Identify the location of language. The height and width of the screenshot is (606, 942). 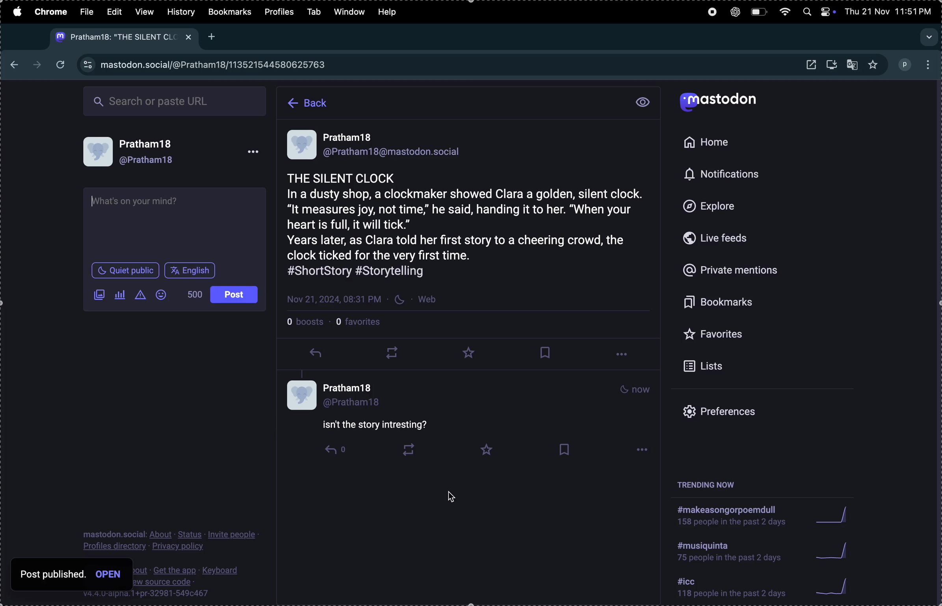
(235, 295).